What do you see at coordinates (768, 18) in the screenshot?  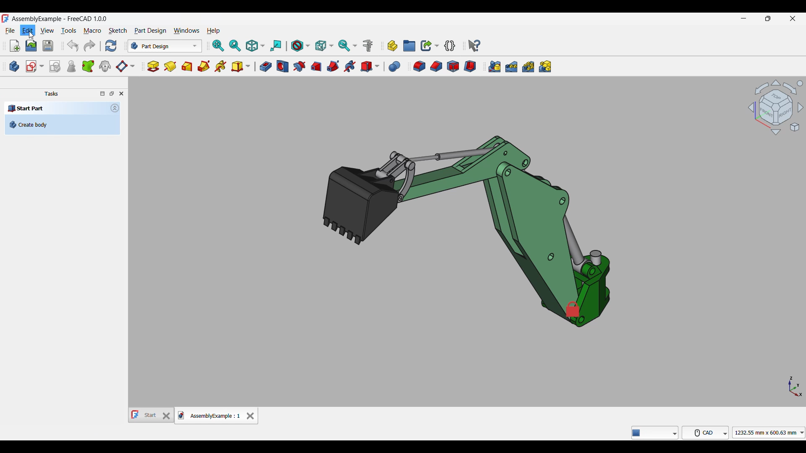 I see `Show in smaller tab` at bounding box center [768, 18].